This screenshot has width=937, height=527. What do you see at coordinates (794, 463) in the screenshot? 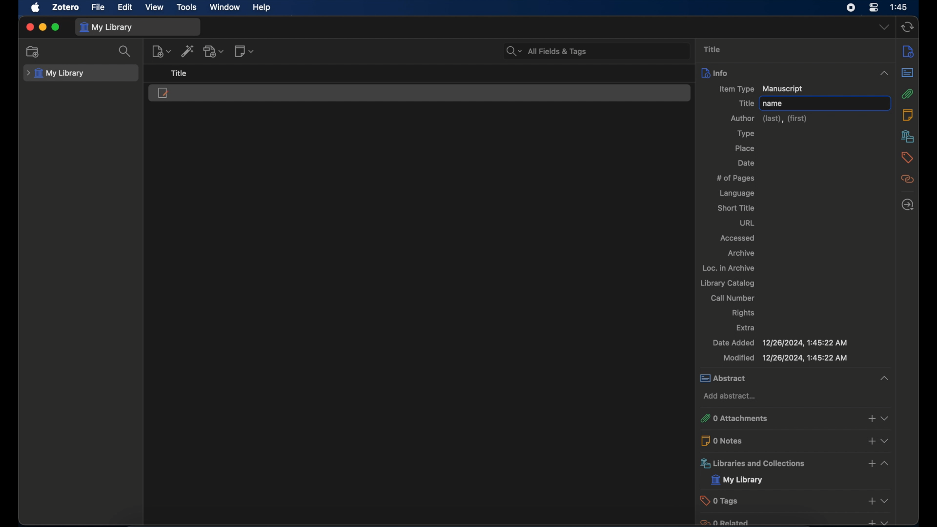
I see `libraries` at bounding box center [794, 463].